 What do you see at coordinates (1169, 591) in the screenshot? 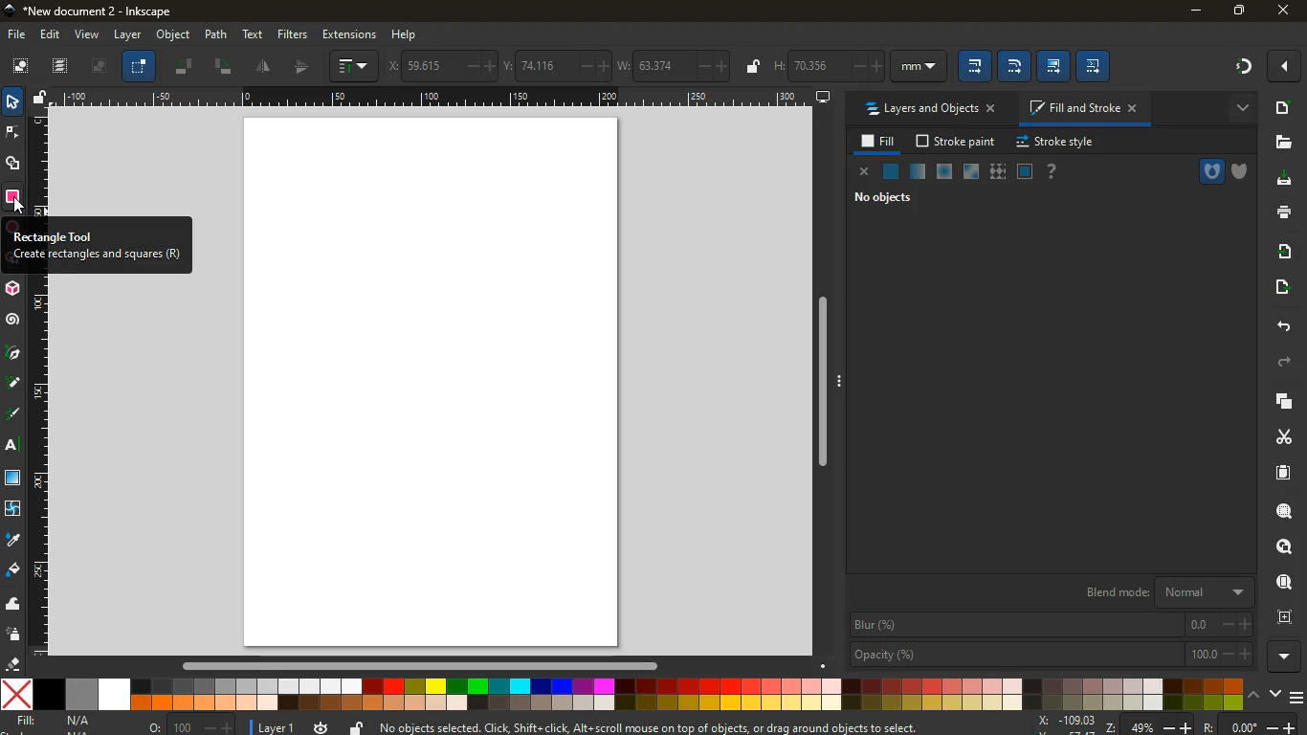
I see `blend mode` at bounding box center [1169, 591].